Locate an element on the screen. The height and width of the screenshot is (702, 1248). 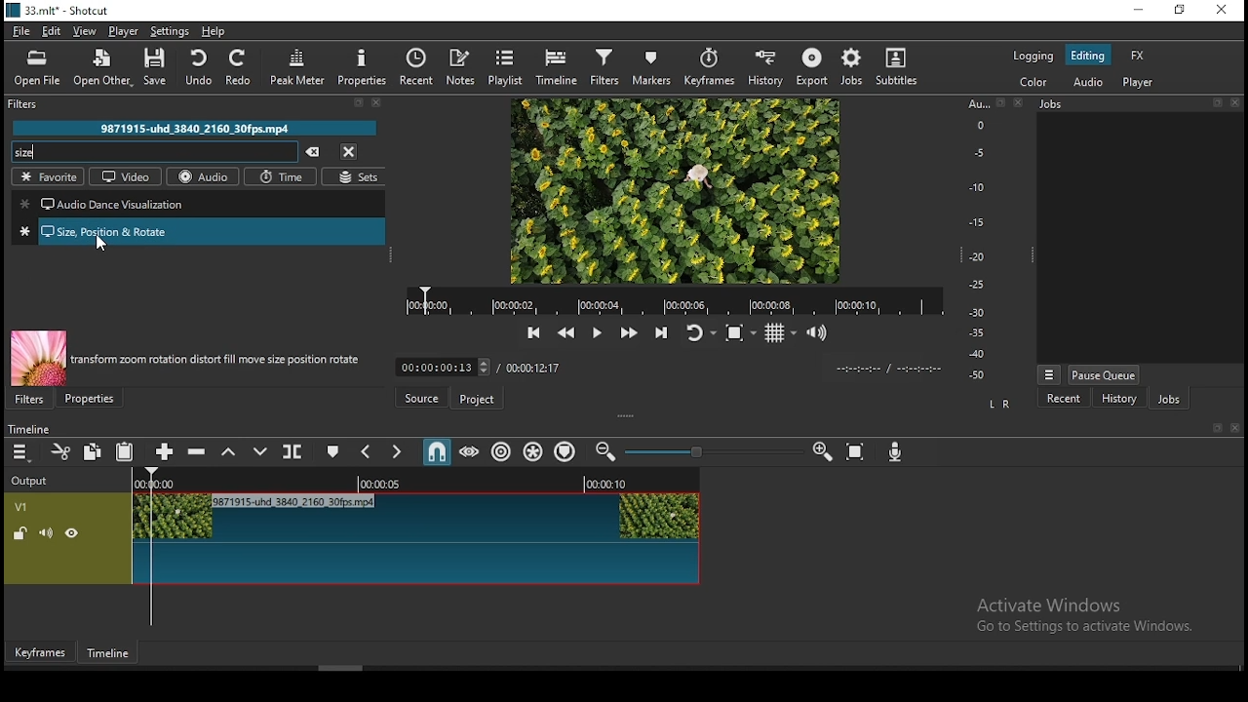
skip to the previous point is located at coordinates (533, 333).